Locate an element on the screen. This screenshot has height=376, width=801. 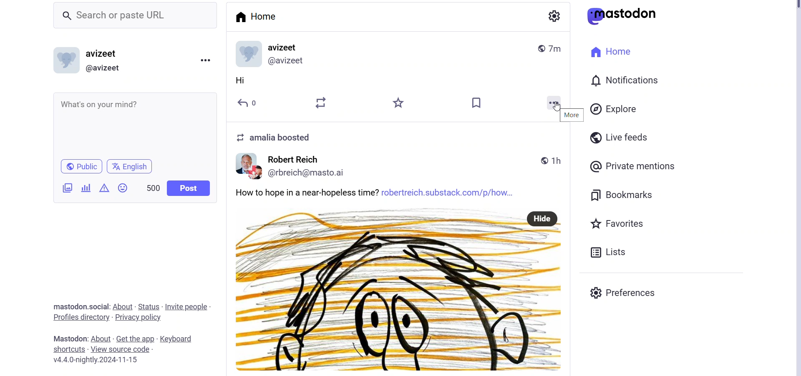
Lists is located at coordinates (608, 251).